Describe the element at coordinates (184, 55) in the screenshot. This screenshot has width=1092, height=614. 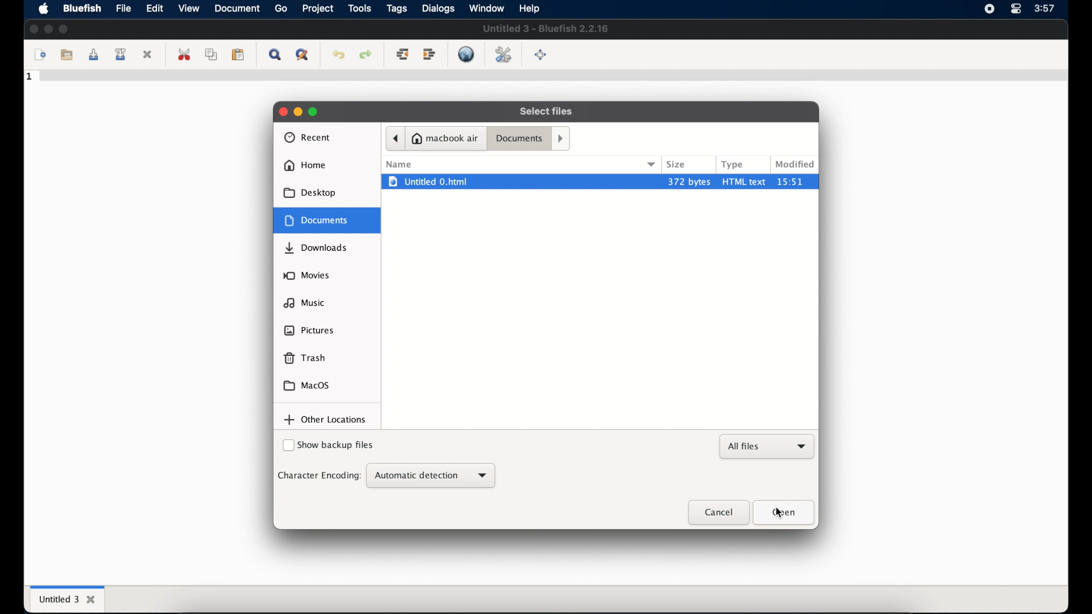
I see `cut` at that location.